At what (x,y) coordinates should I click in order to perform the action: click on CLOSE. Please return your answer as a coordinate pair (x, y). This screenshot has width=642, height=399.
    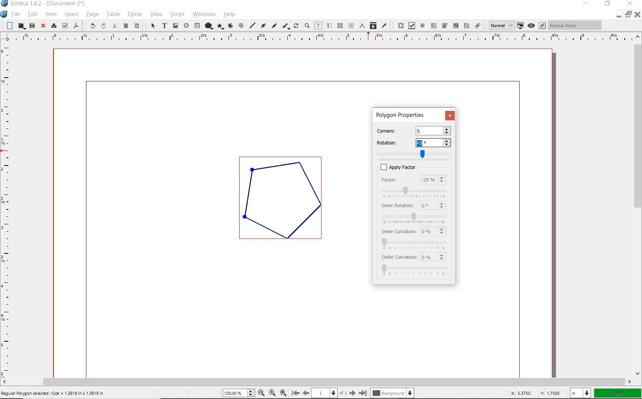
    Looking at the image, I should click on (450, 115).